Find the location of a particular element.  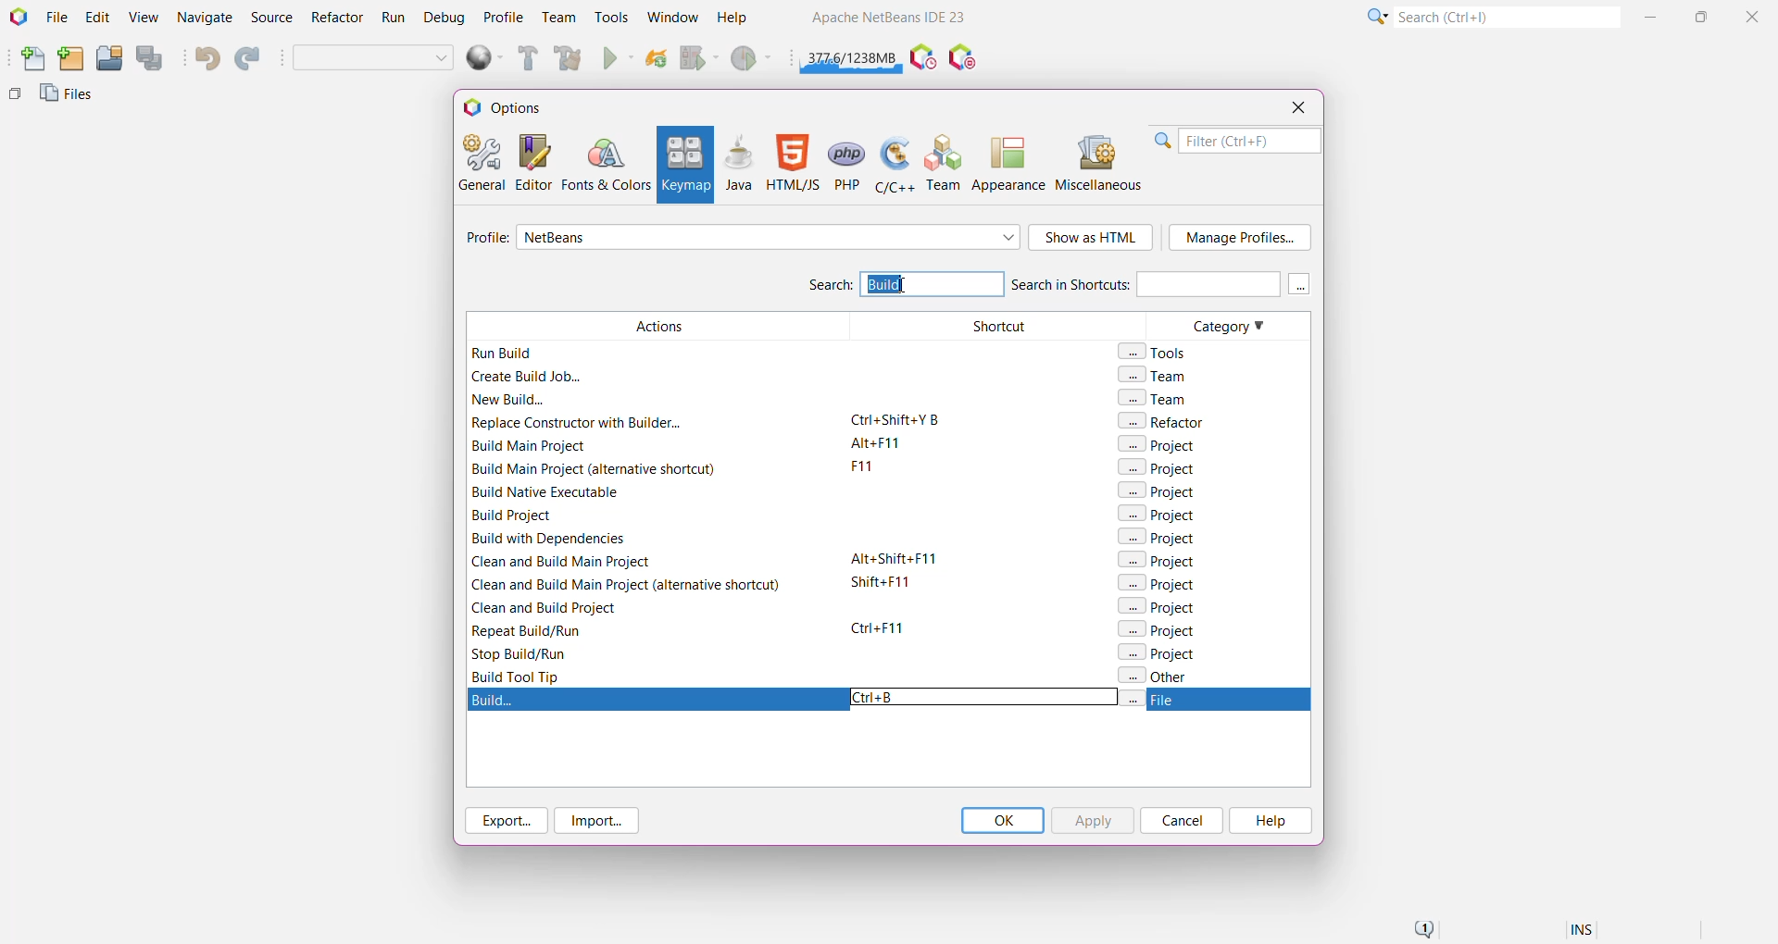

Help is located at coordinates (741, 19).